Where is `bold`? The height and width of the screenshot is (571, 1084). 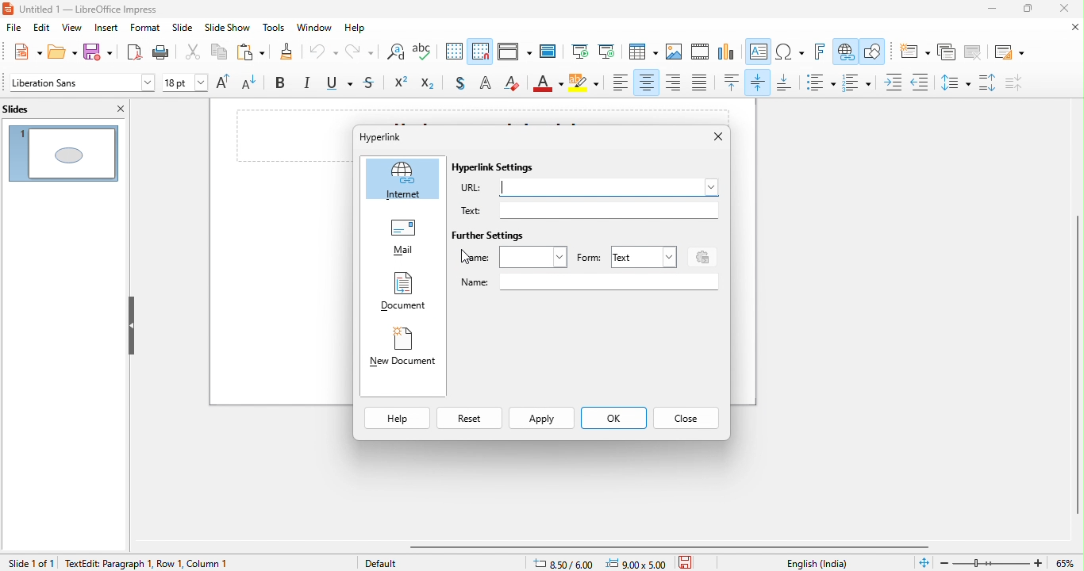 bold is located at coordinates (283, 84).